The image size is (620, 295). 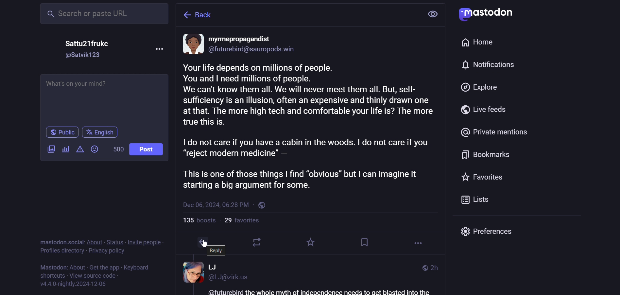 What do you see at coordinates (147, 150) in the screenshot?
I see `post` at bounding box center [147, 150].